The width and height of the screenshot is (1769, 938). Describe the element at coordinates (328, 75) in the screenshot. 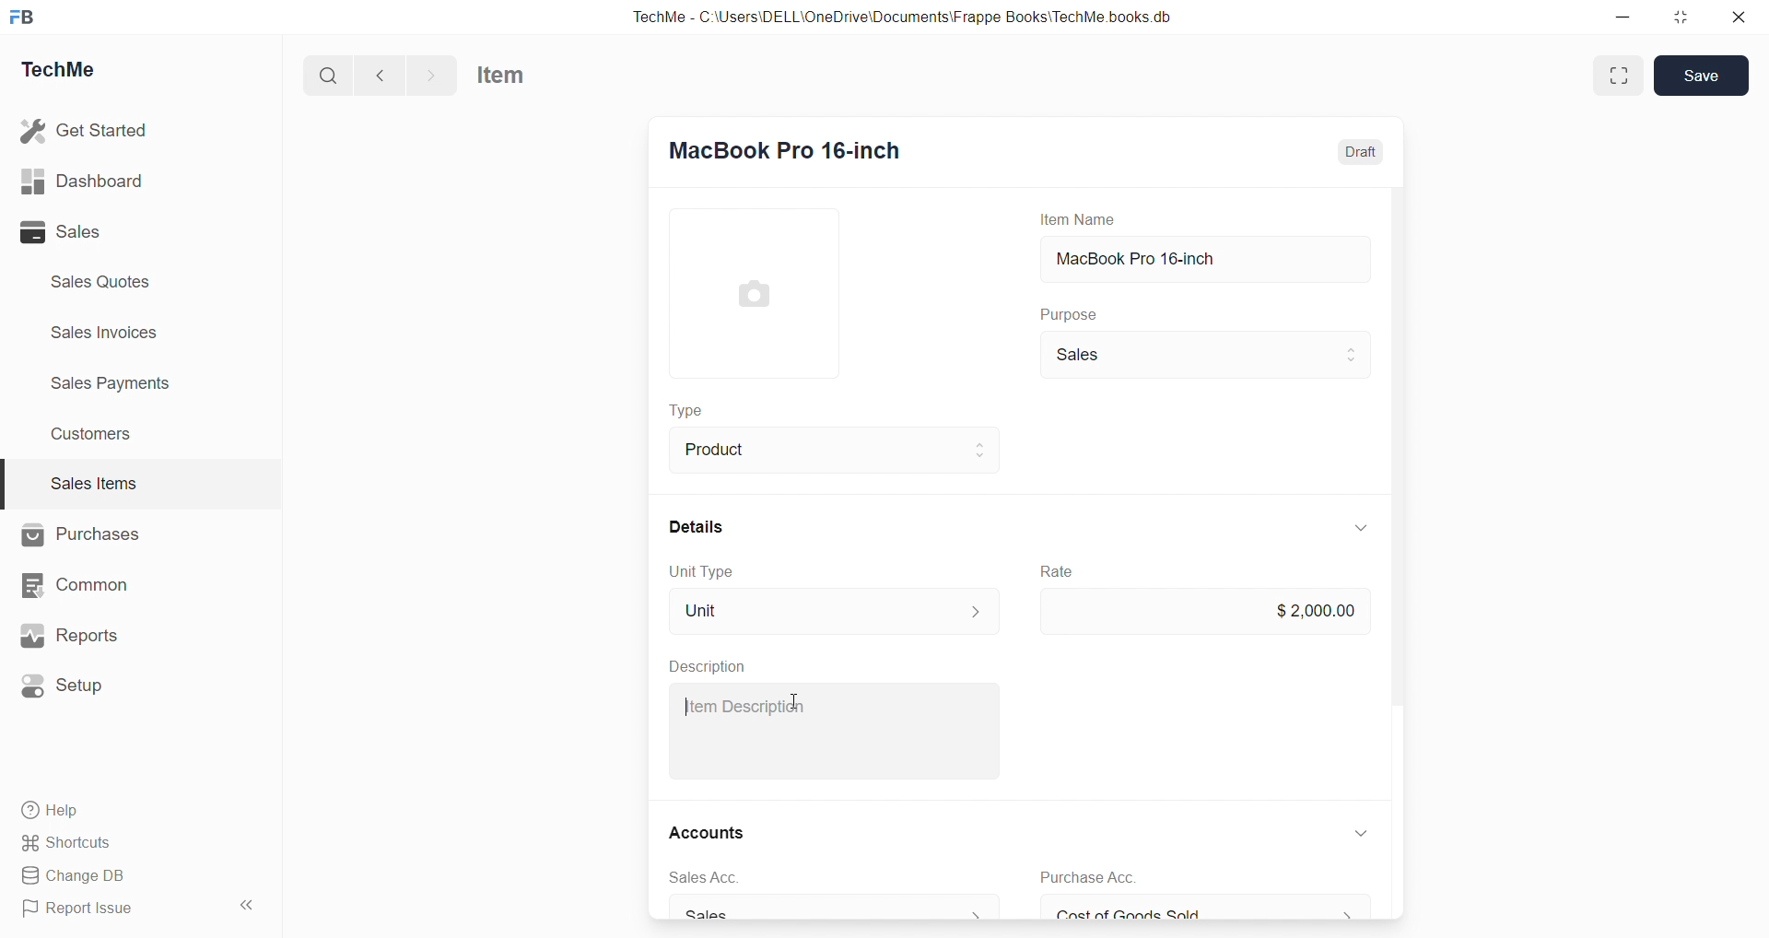

I see `search` at that location.